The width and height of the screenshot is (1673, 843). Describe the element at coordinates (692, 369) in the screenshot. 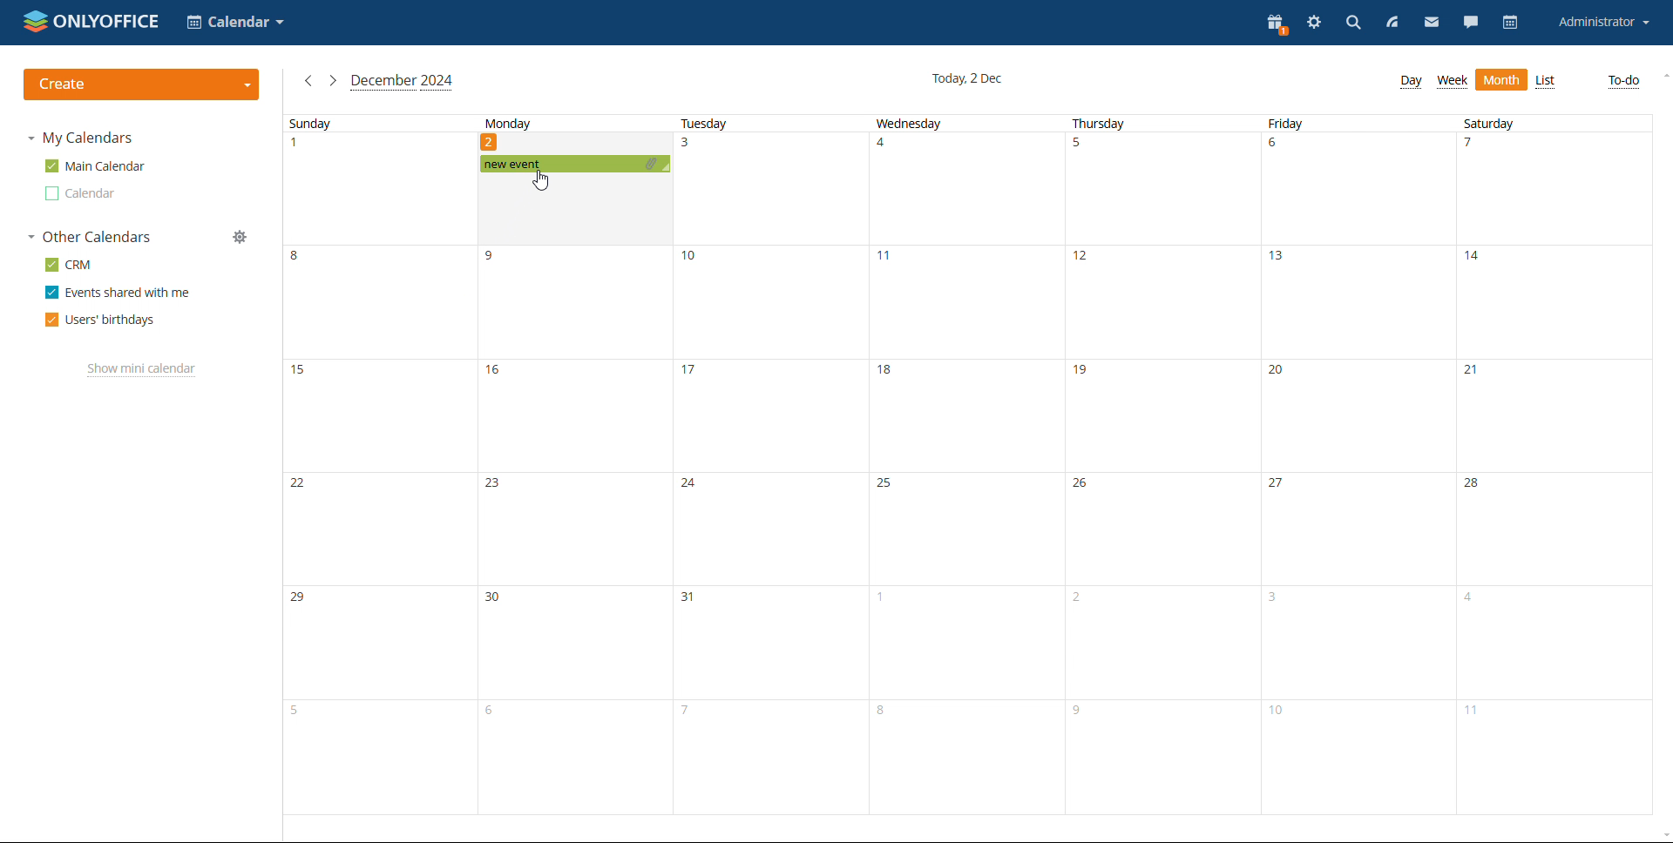

I see `17` at that location.